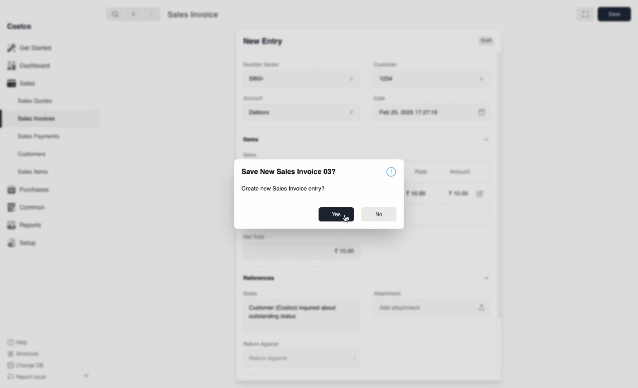 This screenshot has height=388, width=638. Describe the element at coordinates (384, 99) in the screenshot. I see `Date` at that location.